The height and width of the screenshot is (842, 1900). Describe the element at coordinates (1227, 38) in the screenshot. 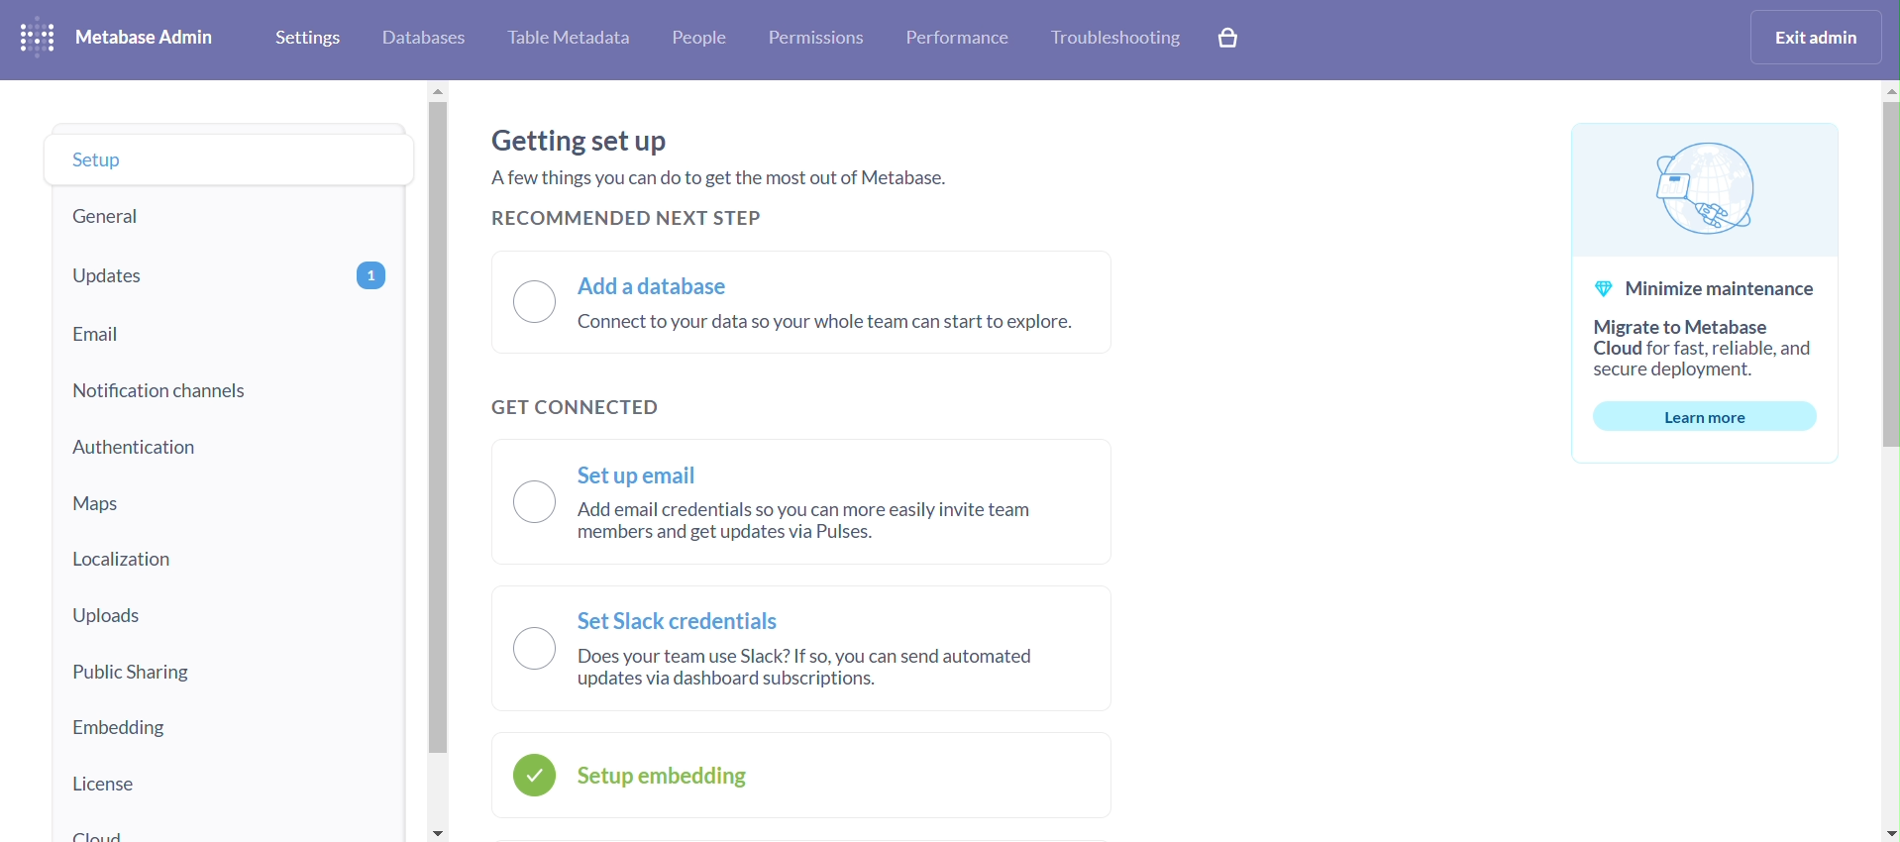

I see `explore paid features` at that location.